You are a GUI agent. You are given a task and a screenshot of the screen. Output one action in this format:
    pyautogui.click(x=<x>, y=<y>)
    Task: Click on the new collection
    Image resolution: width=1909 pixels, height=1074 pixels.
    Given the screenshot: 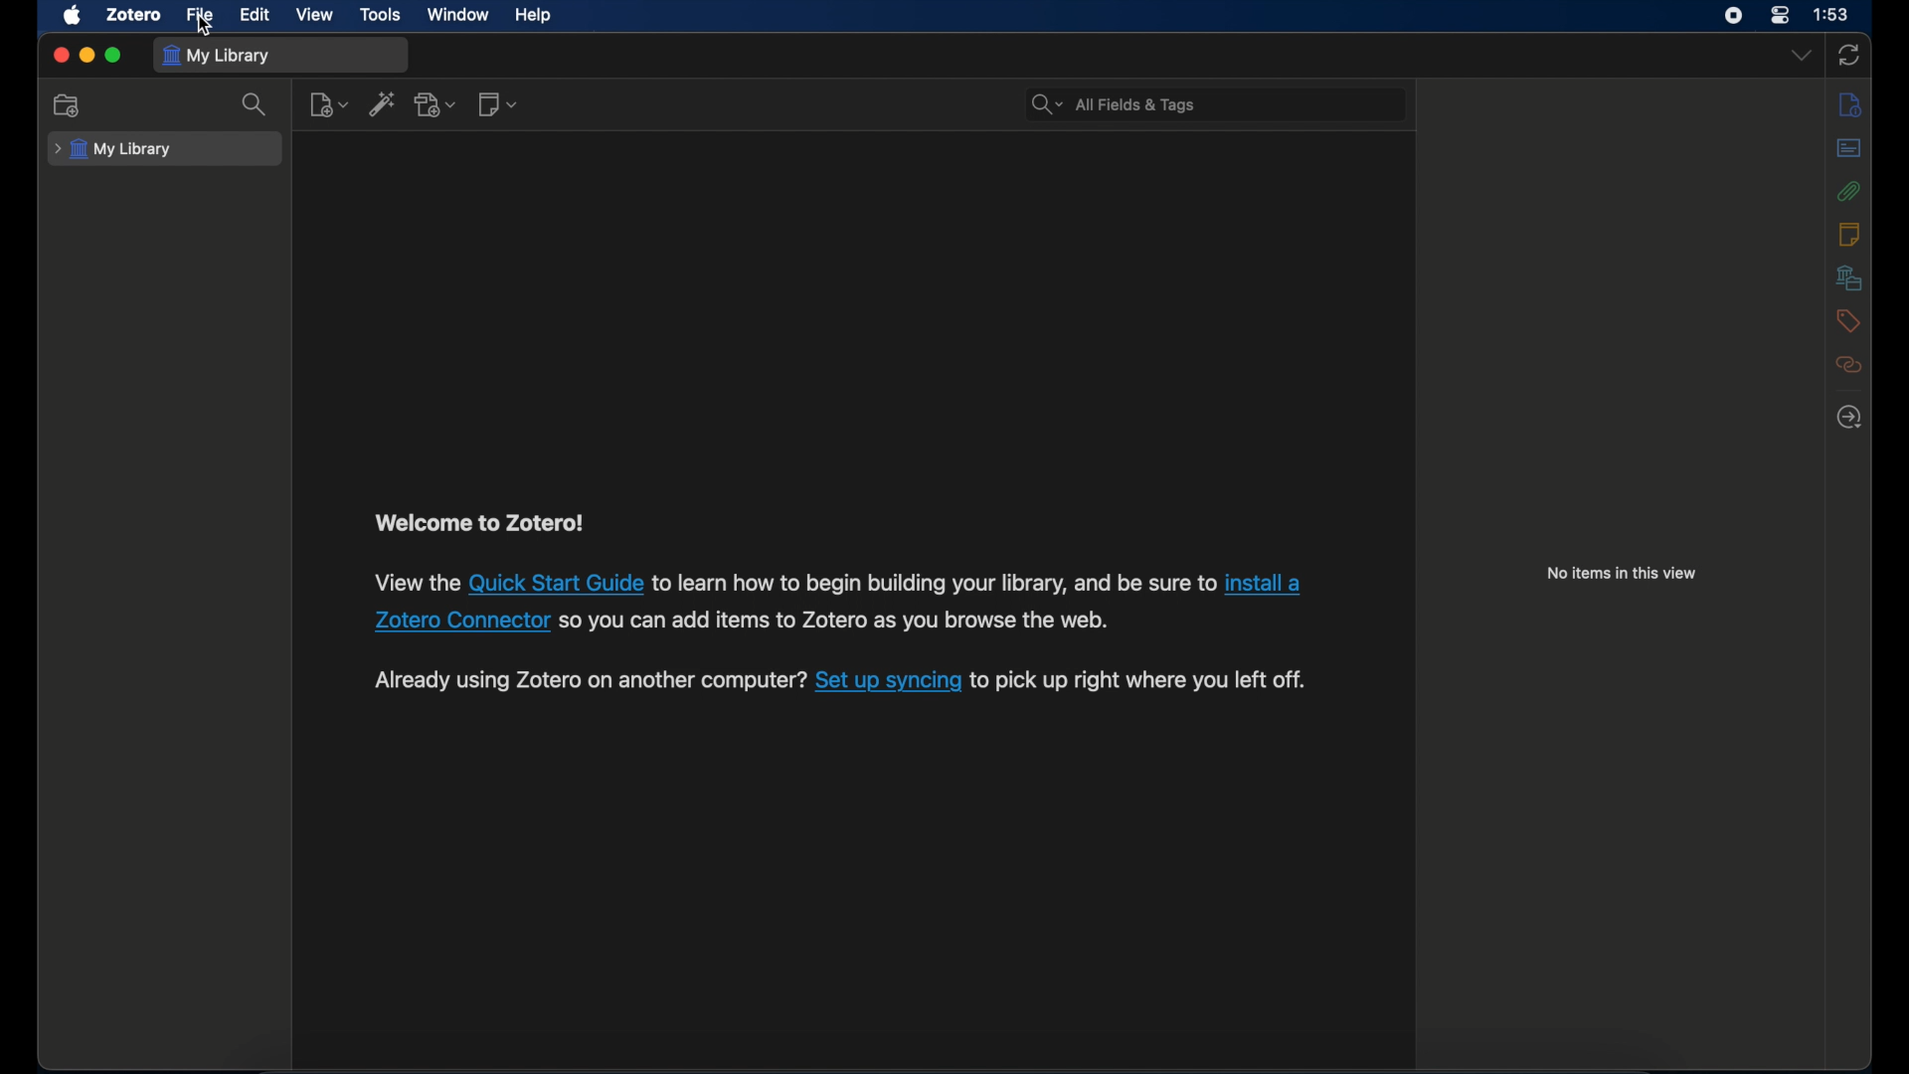 What is the action you would take?
    pyautogui.click(x=67, y=105)
    